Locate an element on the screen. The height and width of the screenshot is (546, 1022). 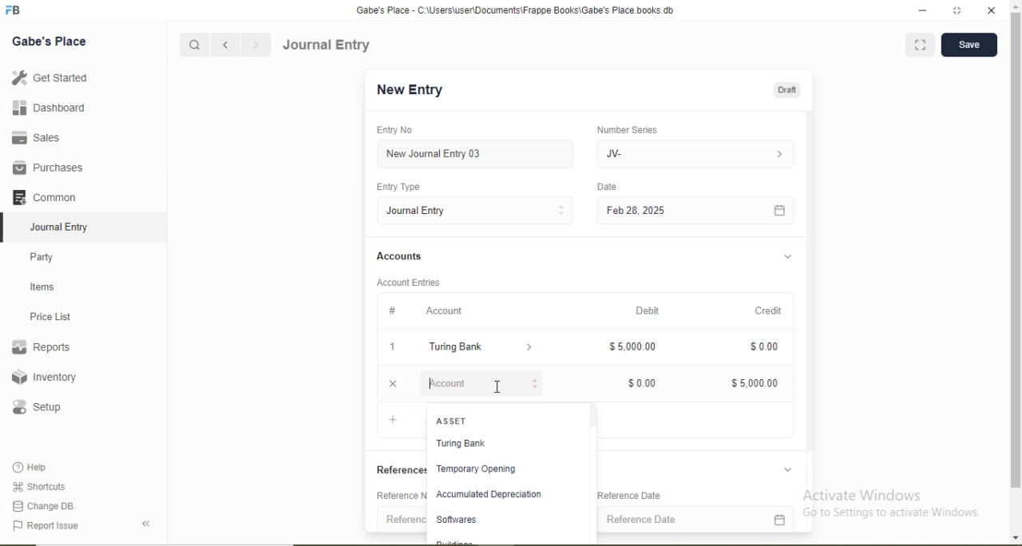
Back is located at coordinates (145, 524).